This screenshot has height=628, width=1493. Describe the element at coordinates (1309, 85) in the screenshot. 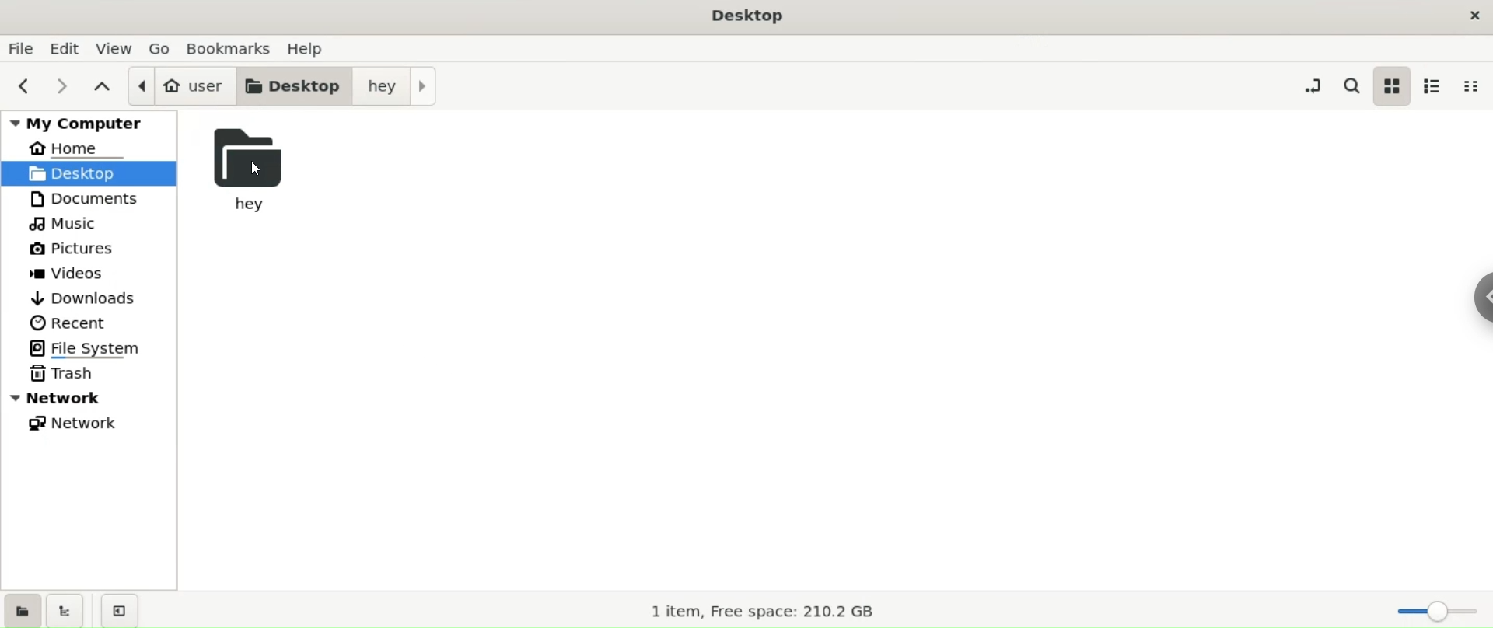

I see `toggle location entry` at that location.